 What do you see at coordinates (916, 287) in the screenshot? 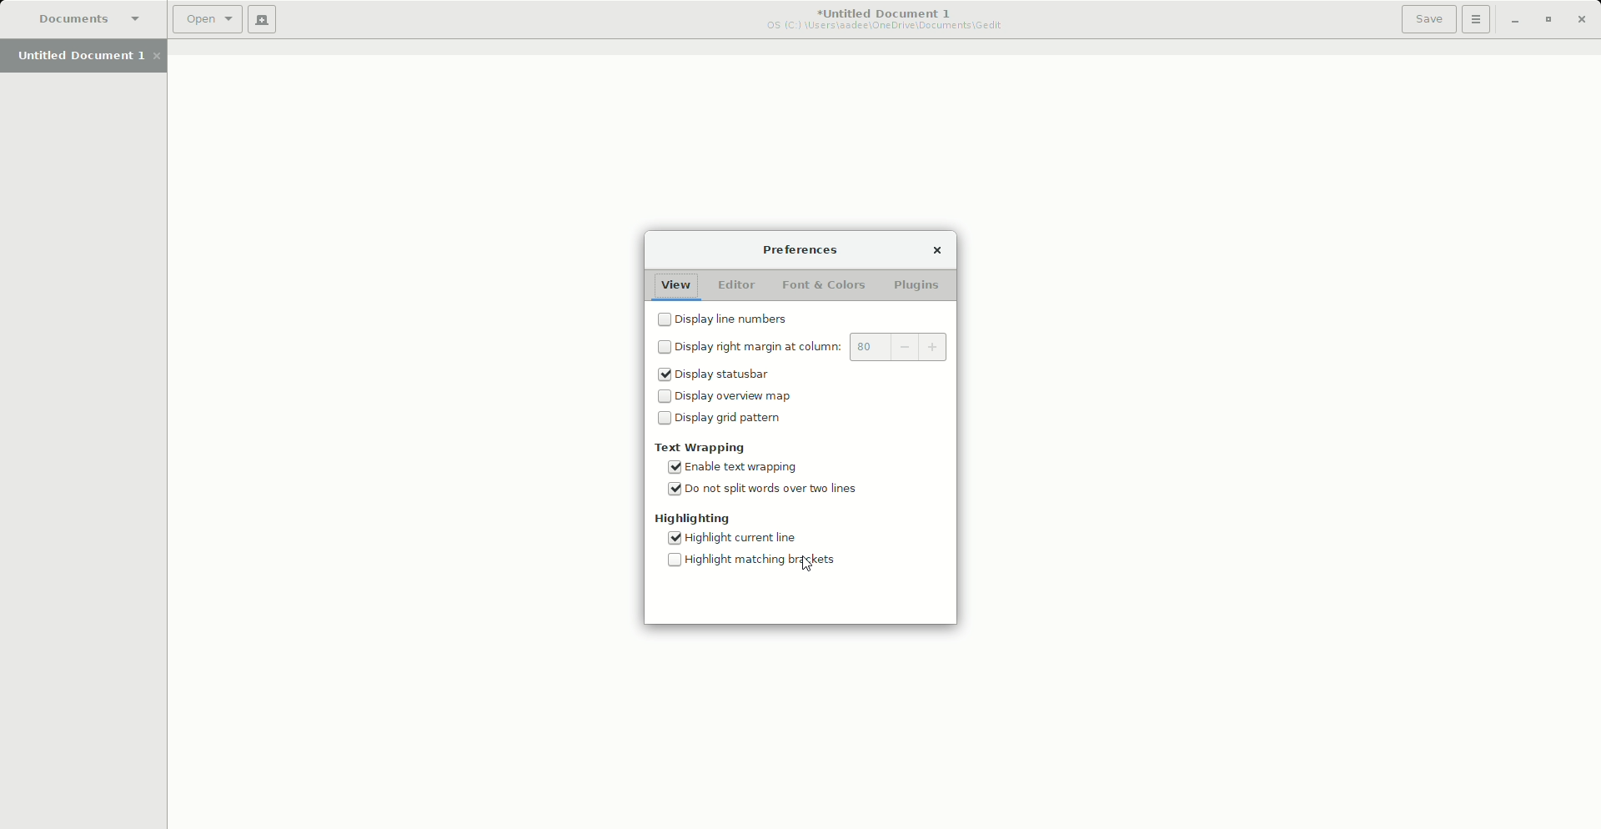
I see `Plugins` at bounding box center [916, 287].